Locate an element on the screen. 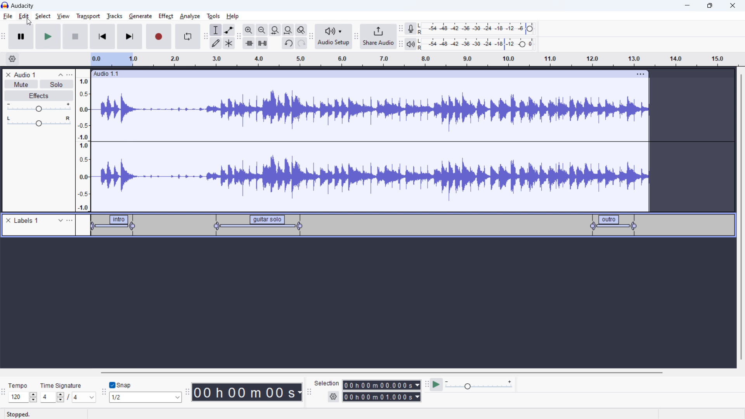  pause is located at coordinates (21, 37).